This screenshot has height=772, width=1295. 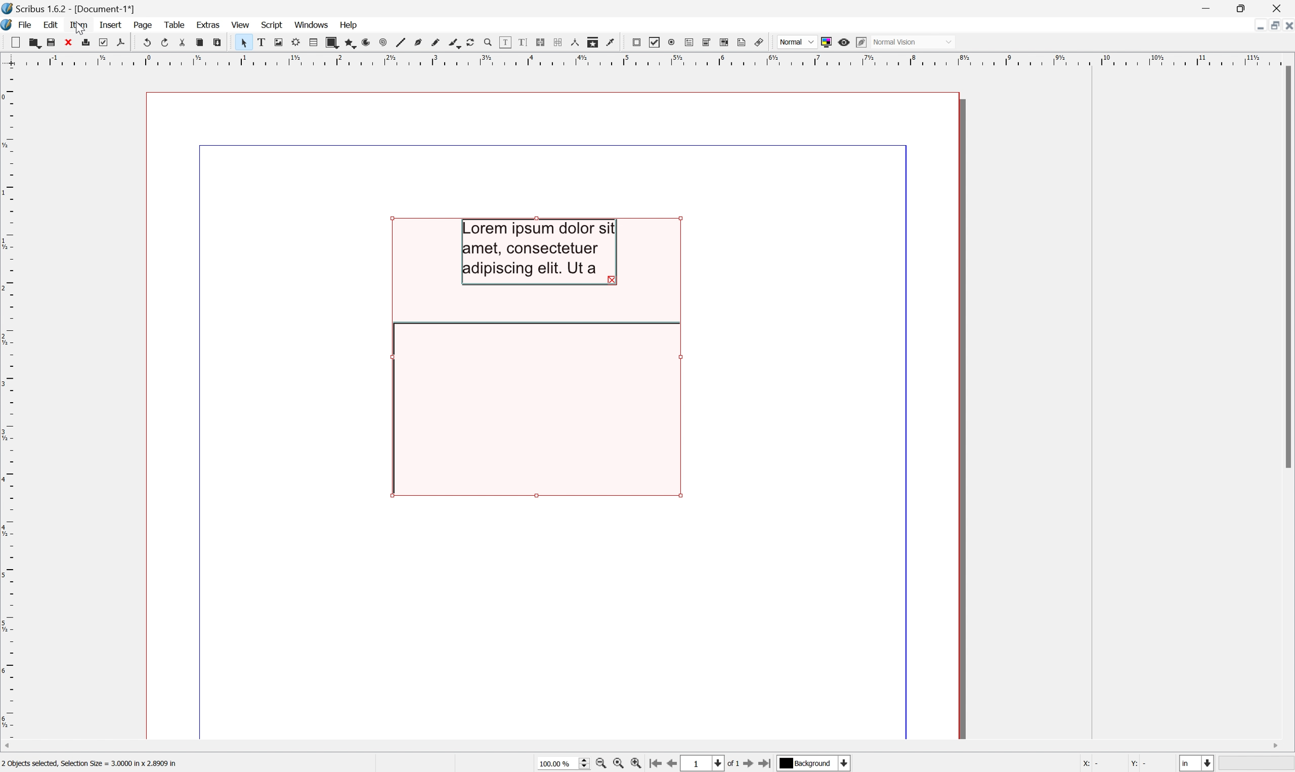 I want to click on Minimize, so click(x=1203, y=7).